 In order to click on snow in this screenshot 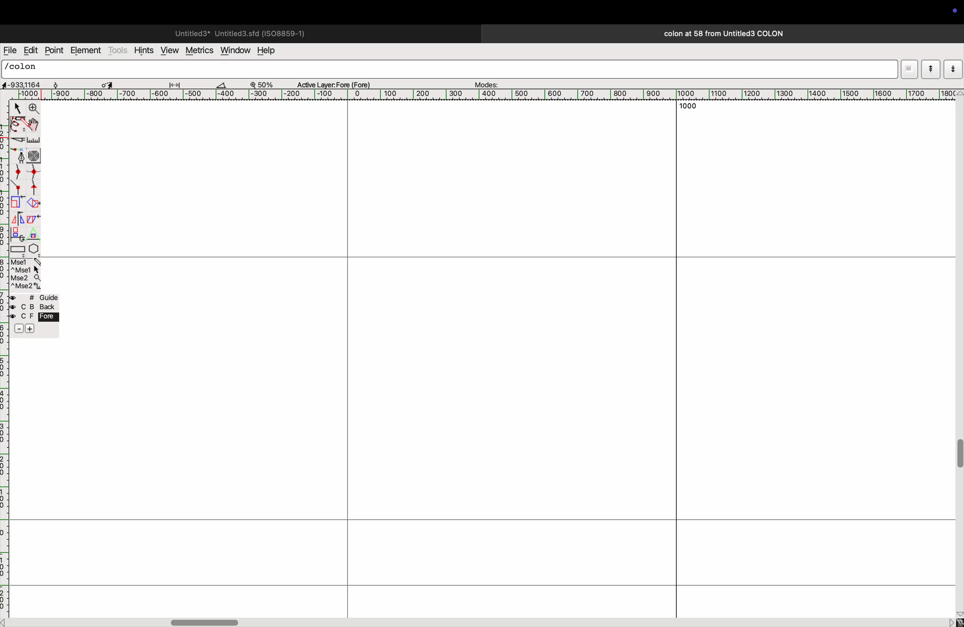, I will do `click(64, 84)`.